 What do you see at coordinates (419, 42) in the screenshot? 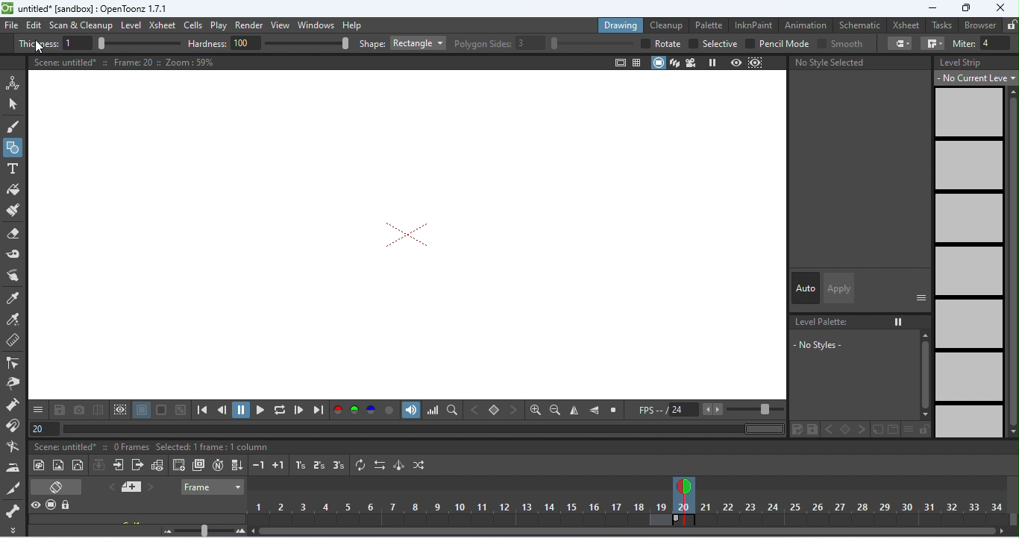
I see `rectangle` at bounding box center [419, 42].